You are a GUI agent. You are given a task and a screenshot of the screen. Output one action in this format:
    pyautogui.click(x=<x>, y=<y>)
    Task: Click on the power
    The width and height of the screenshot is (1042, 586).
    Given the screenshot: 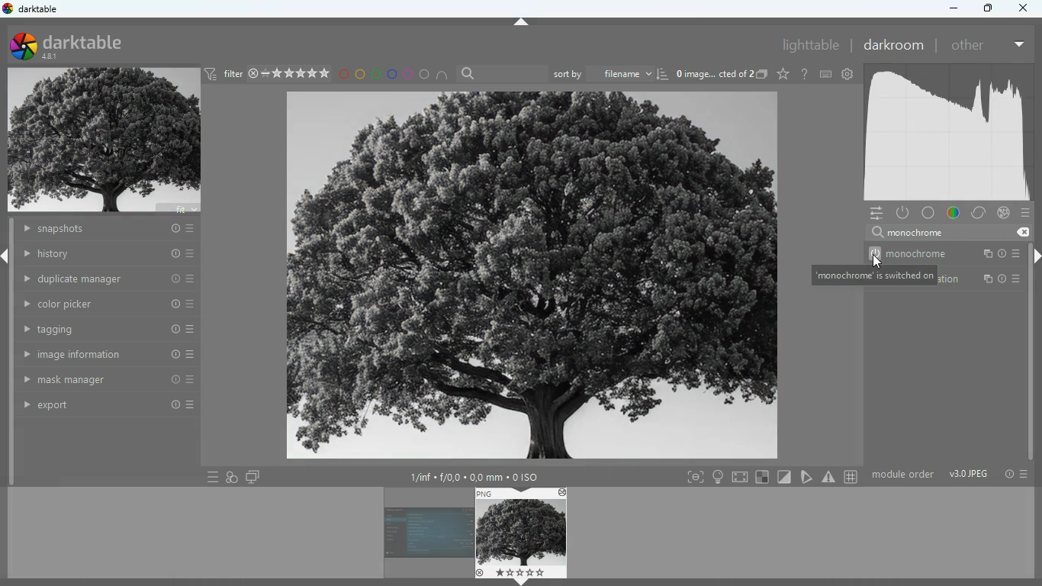 What is the action you would take?
    pyautogui.click(x=902, y=212)
    